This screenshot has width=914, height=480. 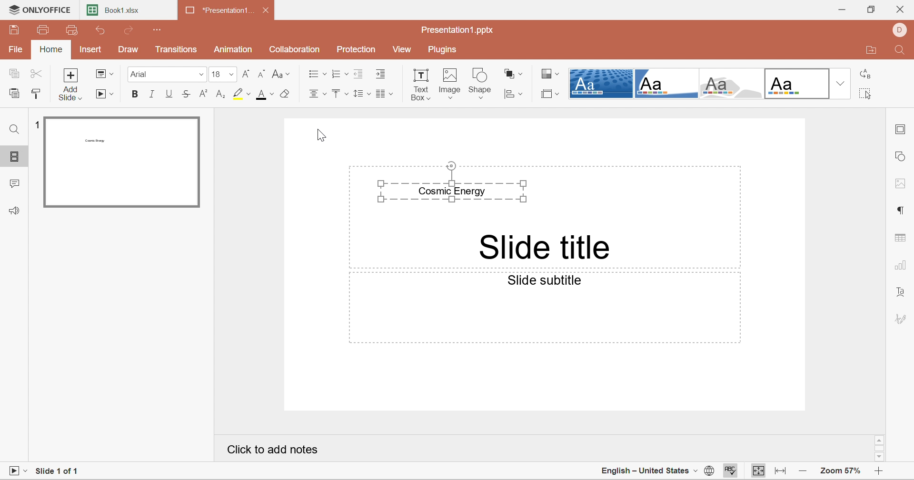 What do you see at coordinates (165, 74) in the screenshot?
I see `Arial` at bounding box center [165, 74].